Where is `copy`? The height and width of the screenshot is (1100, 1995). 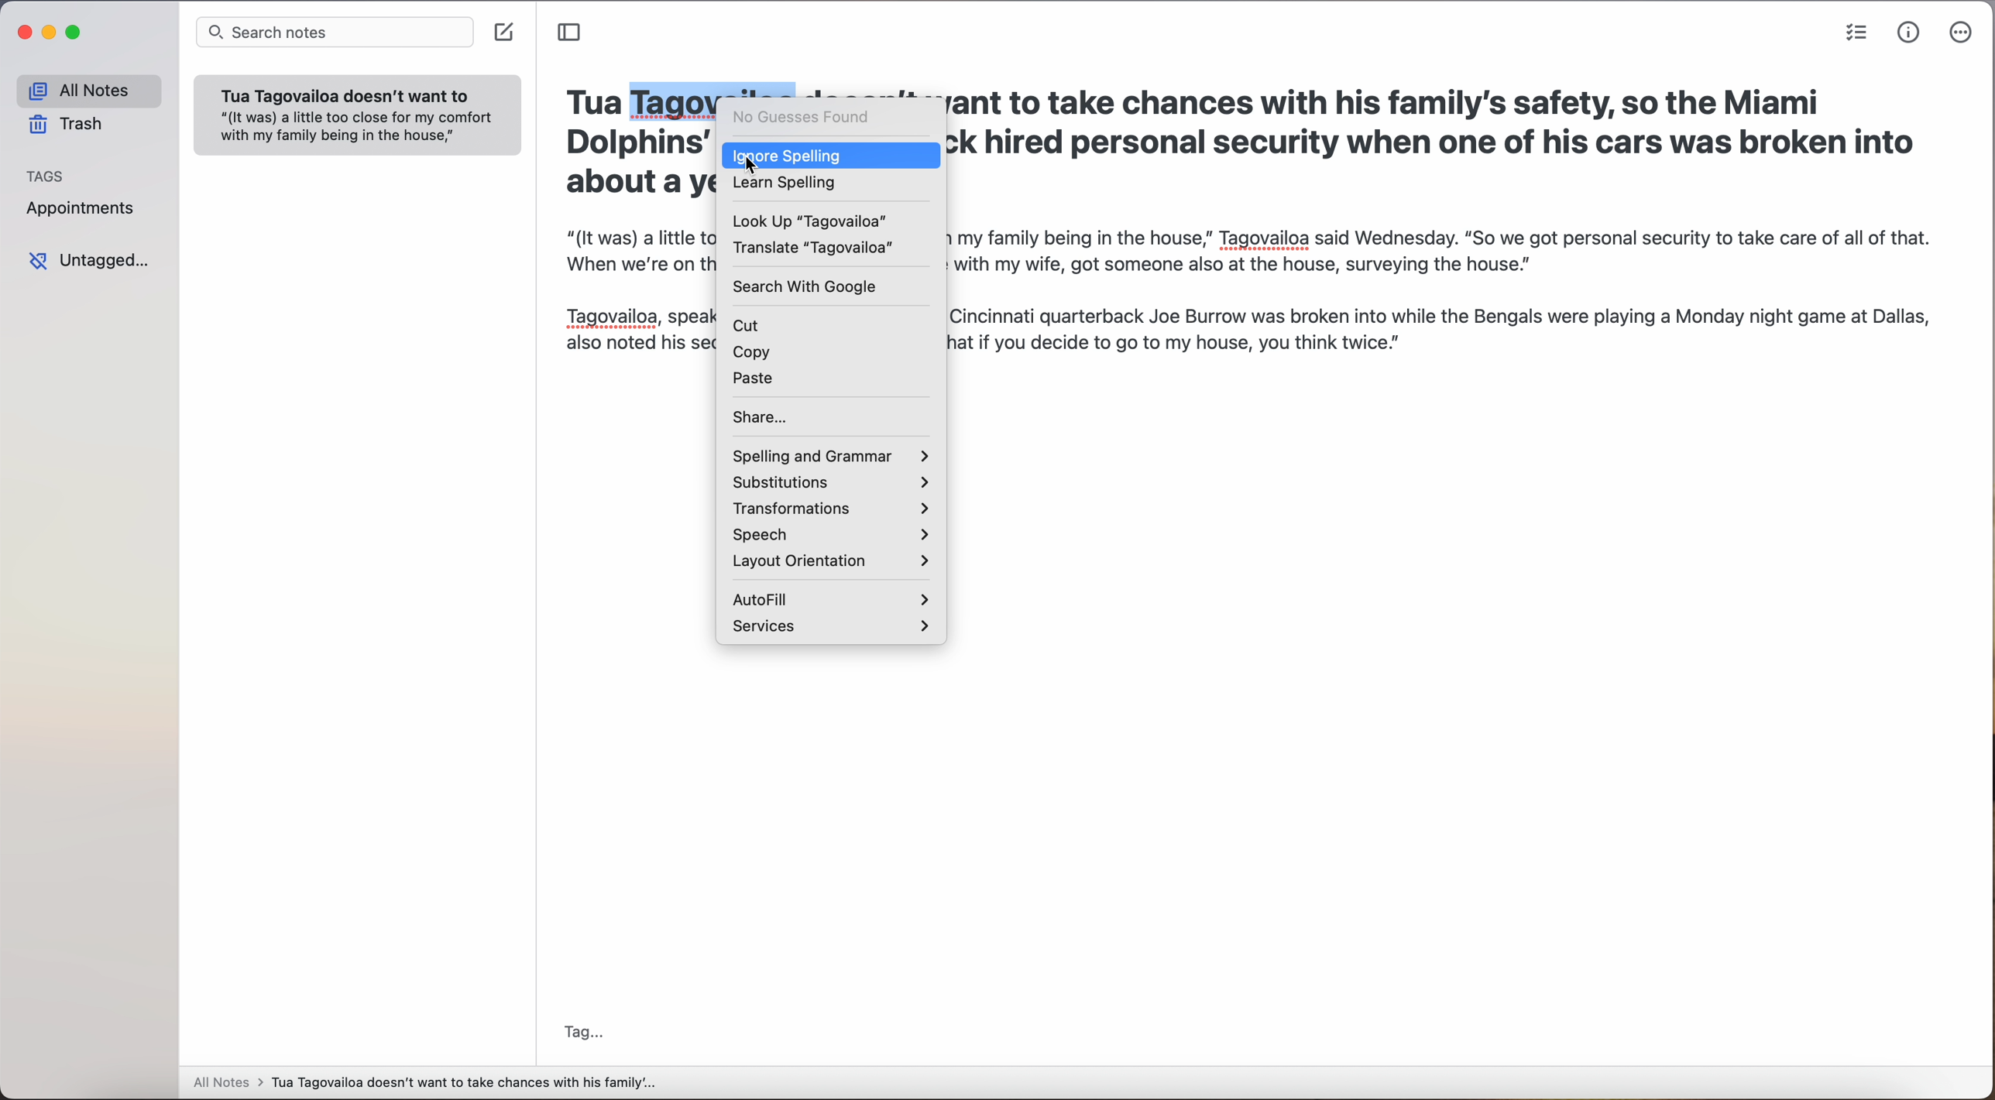
copy is located at coordinates (753, 348).